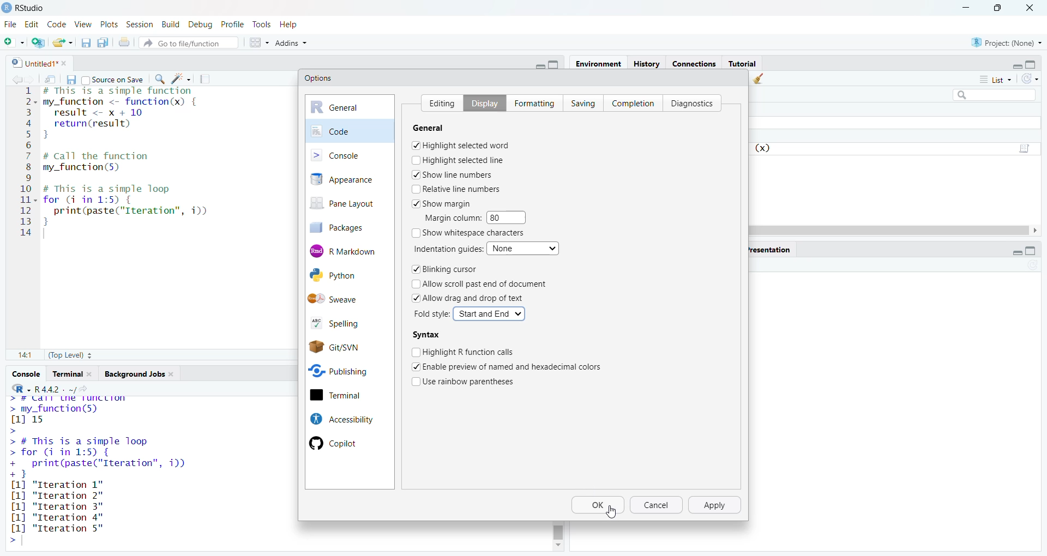 The width and height of the screenshot is (1047, 556). I want to click on go back to previous source location, so click(12, 78).